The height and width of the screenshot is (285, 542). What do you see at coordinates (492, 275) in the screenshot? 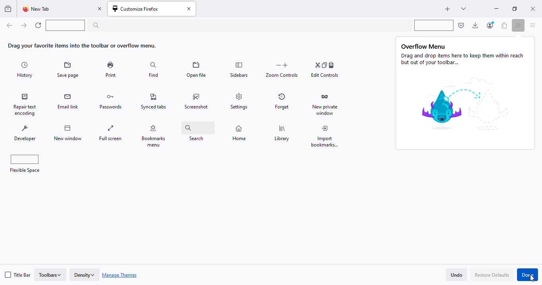
I see `restore defaults` at bounding box center [492, 275].